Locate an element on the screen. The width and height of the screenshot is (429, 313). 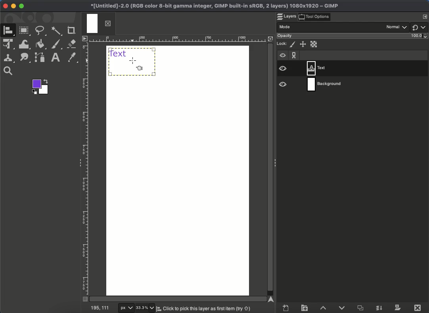
Tool options is located at coordinates (314, 16).